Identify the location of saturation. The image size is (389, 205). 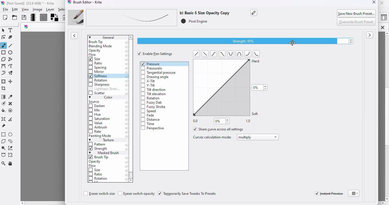
(100, 119).